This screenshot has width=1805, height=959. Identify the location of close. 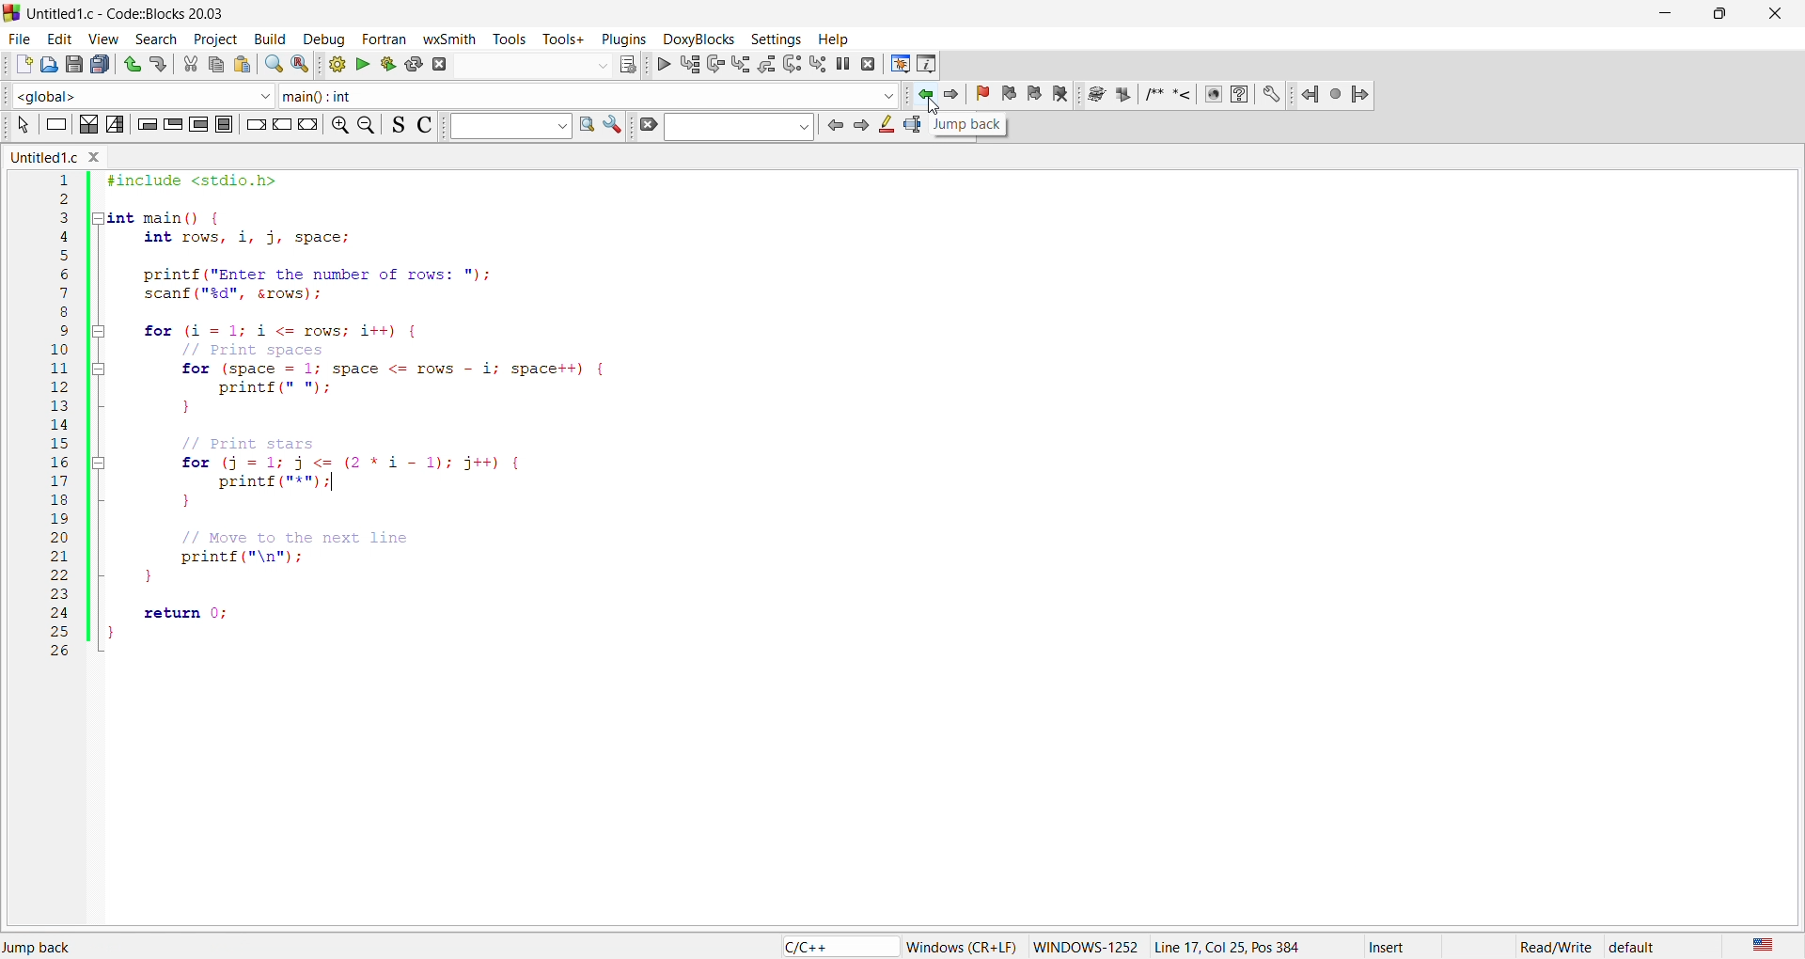
(1772, 11).